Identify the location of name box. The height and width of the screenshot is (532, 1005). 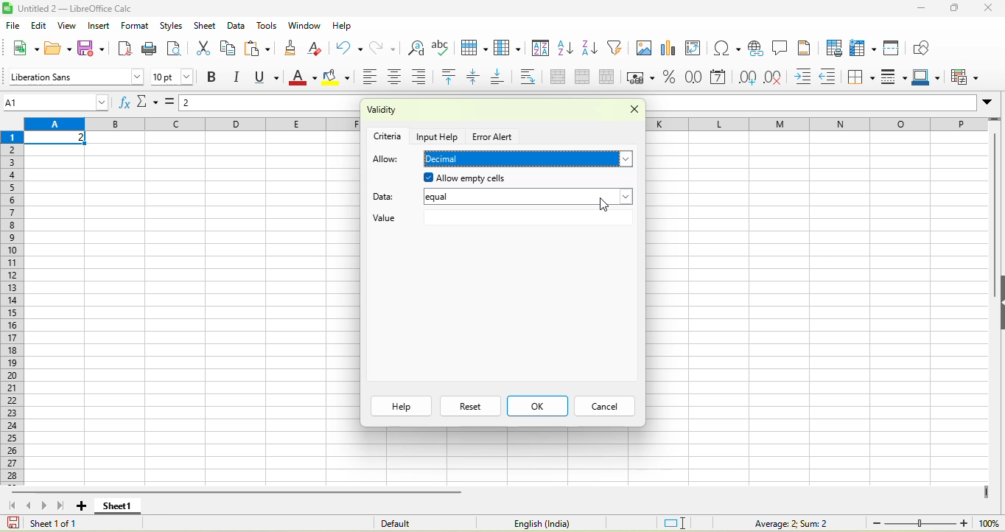
(57, 102).